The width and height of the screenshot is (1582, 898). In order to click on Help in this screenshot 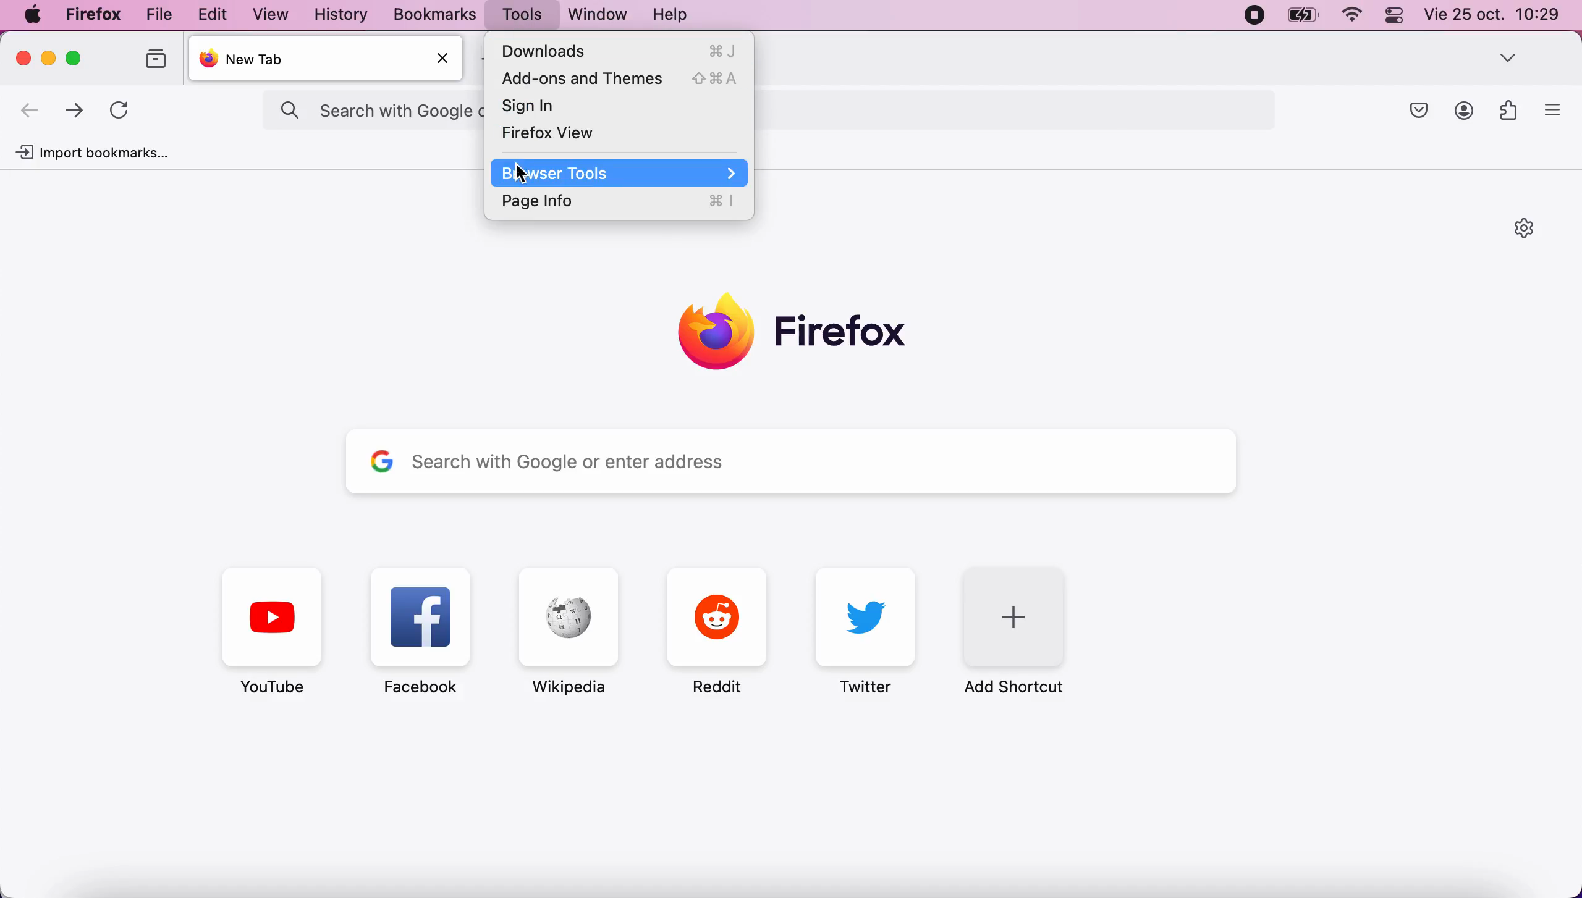, I will do `click(670, 13)`.